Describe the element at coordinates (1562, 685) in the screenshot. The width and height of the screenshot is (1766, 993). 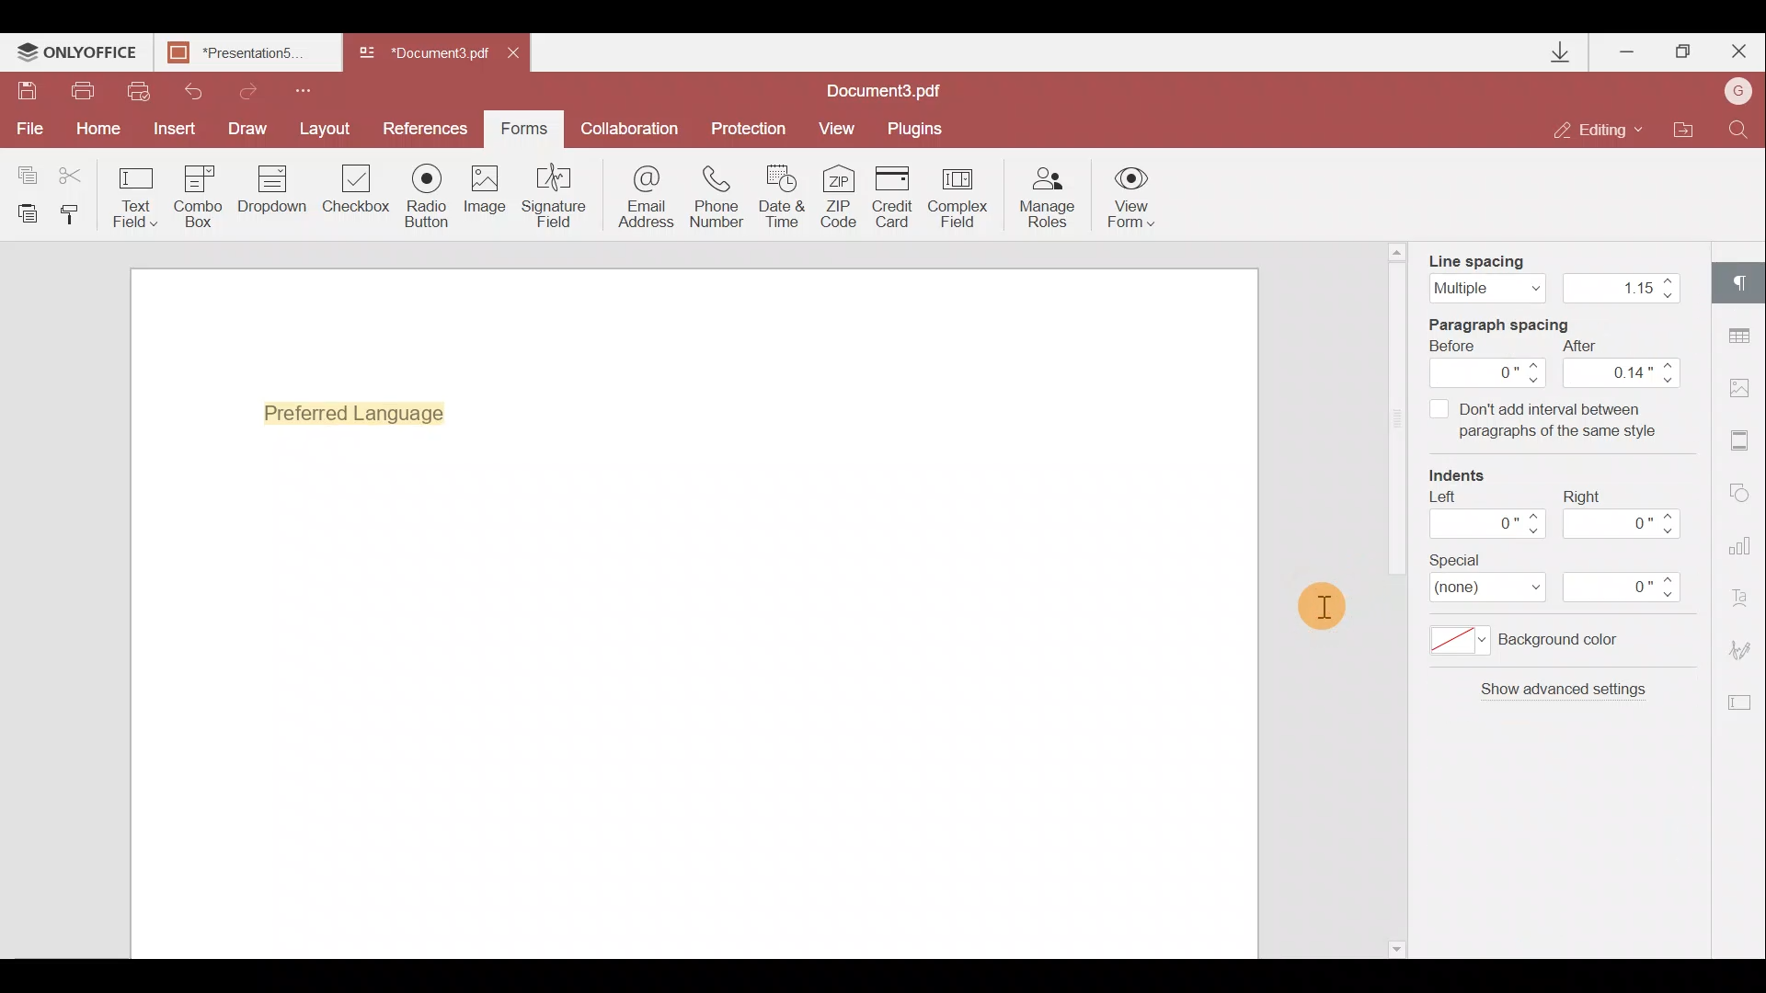
I see `Show advanced settings` at that location.